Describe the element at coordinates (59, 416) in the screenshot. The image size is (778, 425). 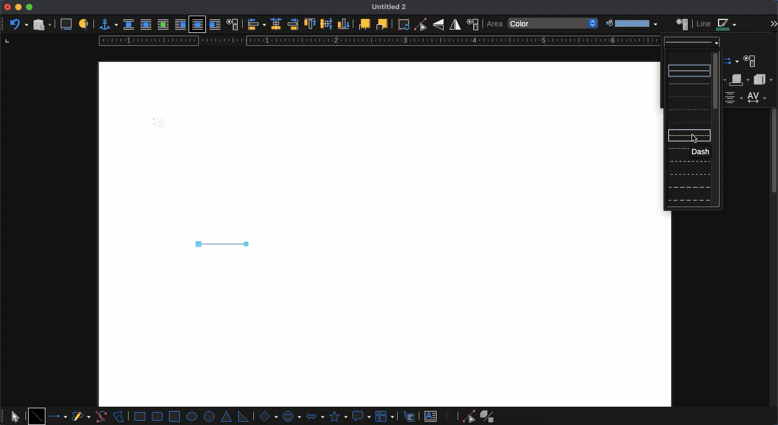
I see `lines and arrows` at that location.